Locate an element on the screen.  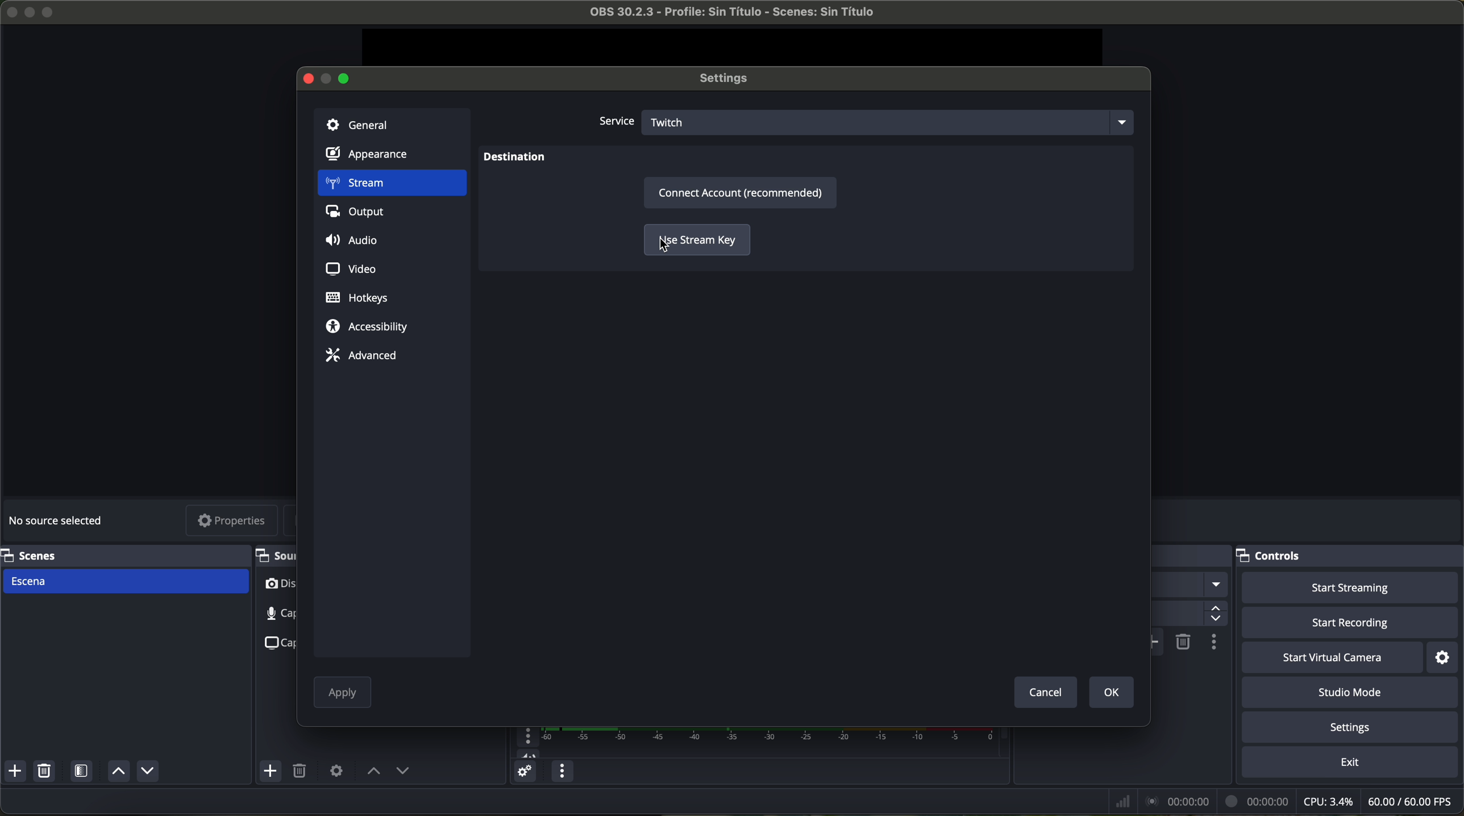
hotkeys is located at coordinates (357, 299).